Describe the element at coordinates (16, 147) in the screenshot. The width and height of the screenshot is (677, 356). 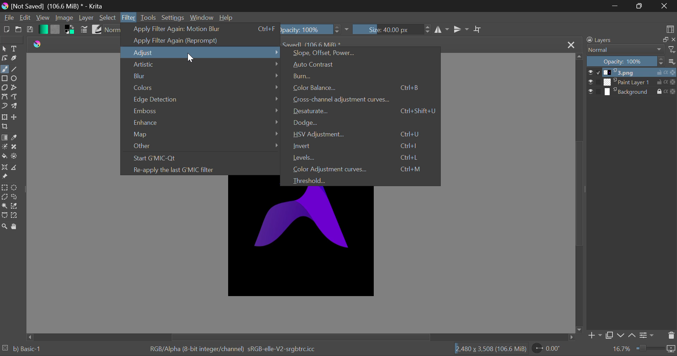
I see `Smart Patch Tool` at that location.